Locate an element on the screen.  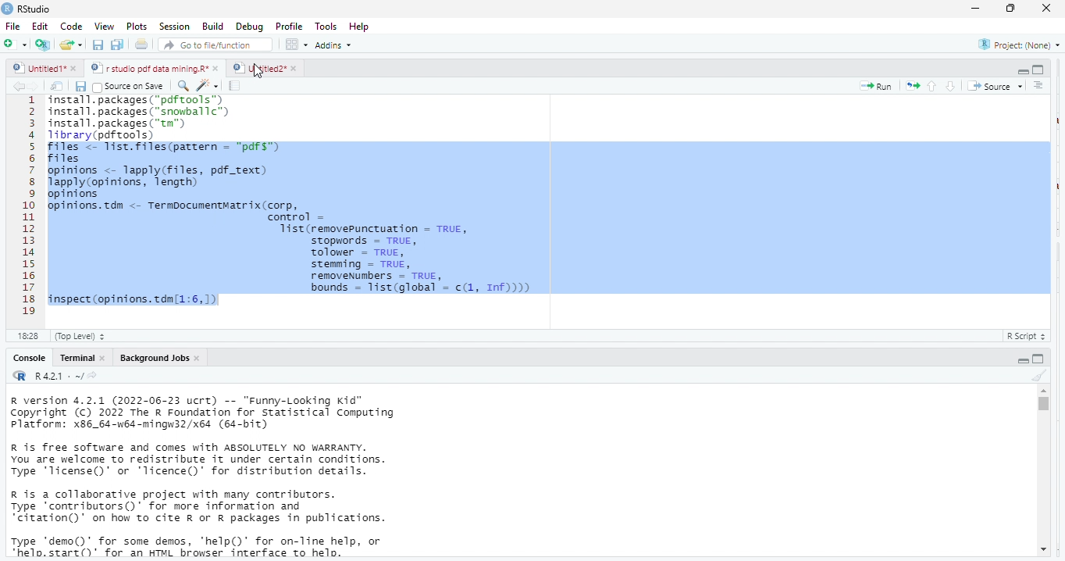
help is located at coordinates (365, 26).